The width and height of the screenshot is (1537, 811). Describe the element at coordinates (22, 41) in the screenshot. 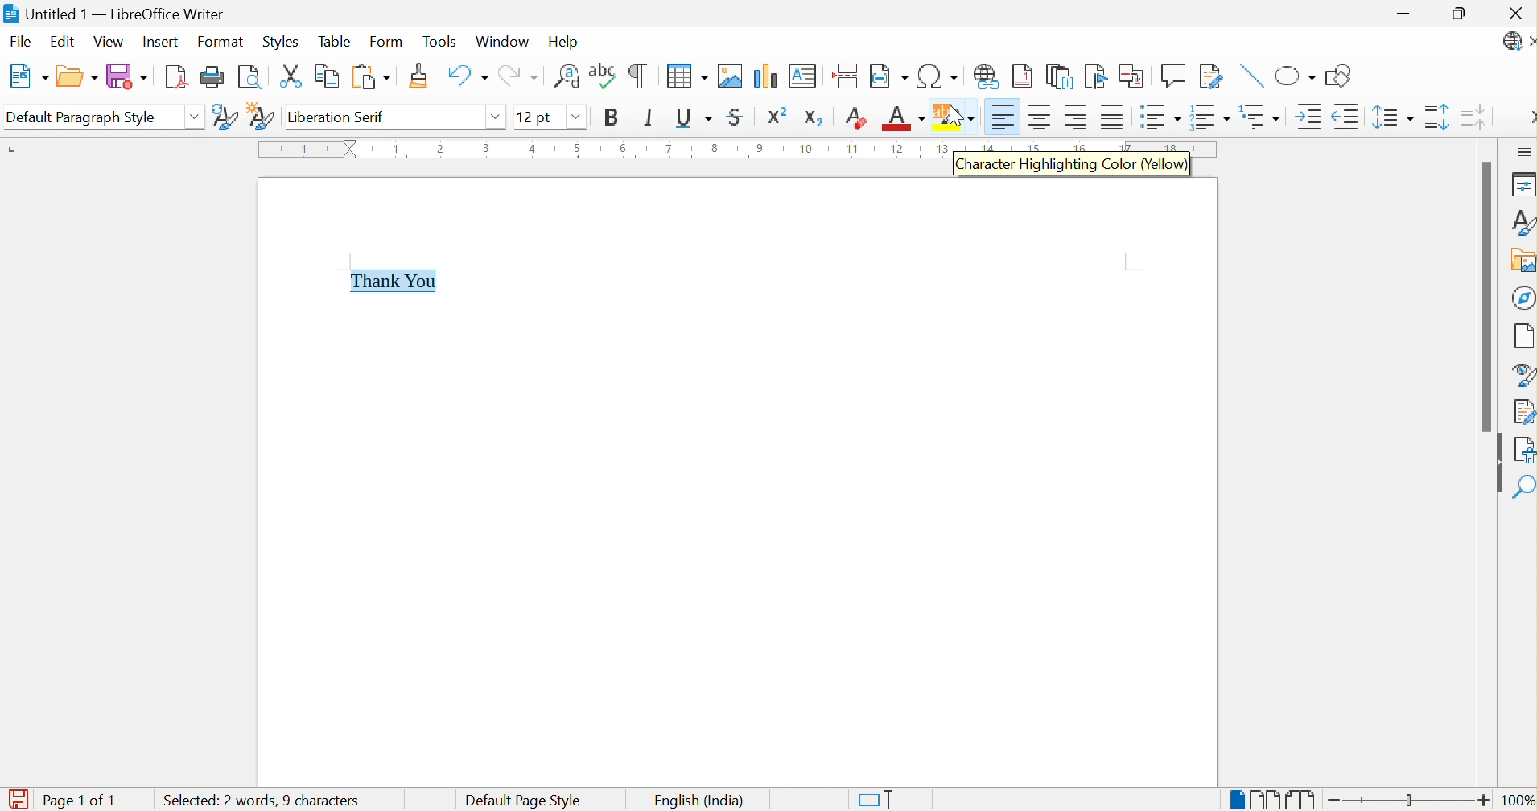

I see `File` at that location.